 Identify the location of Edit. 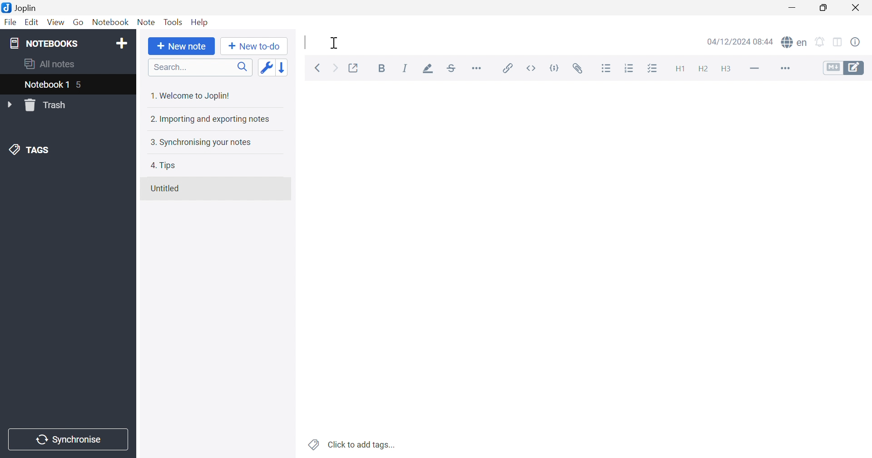
(34, 24).